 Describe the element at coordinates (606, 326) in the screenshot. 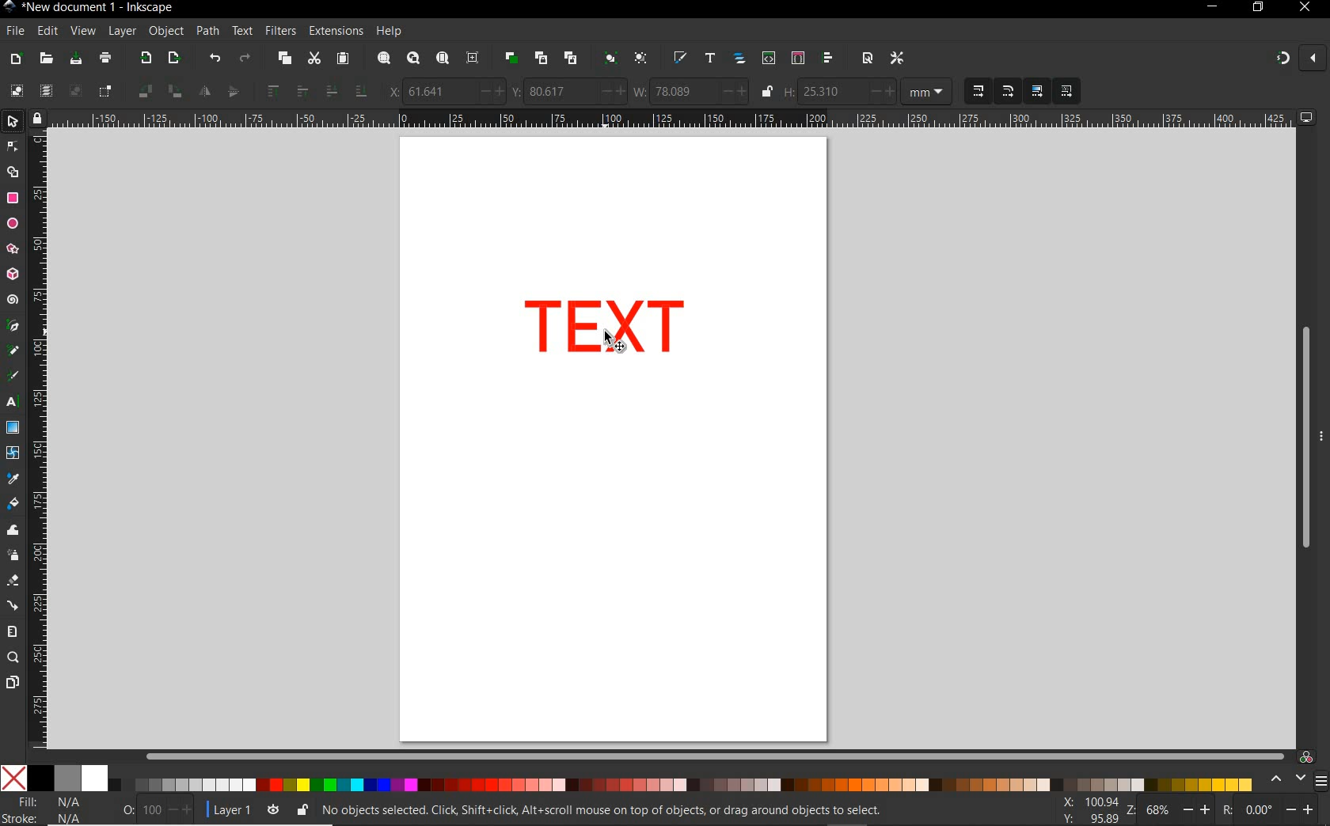

I see `text` at that location.